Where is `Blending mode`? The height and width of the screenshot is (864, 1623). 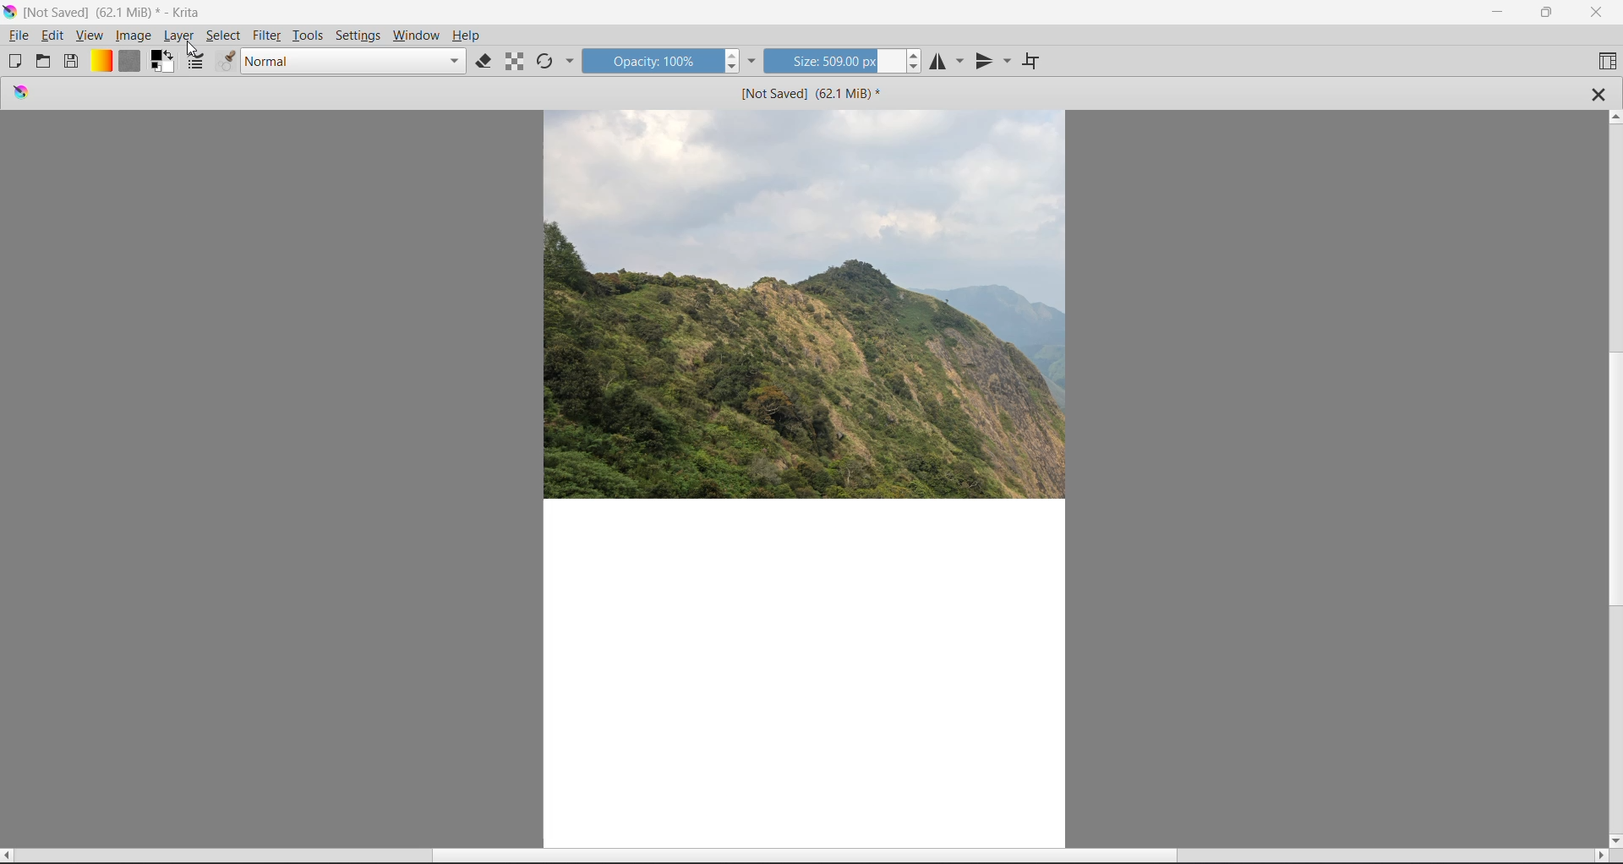 Blending mode is located at coordinates (352, 62).